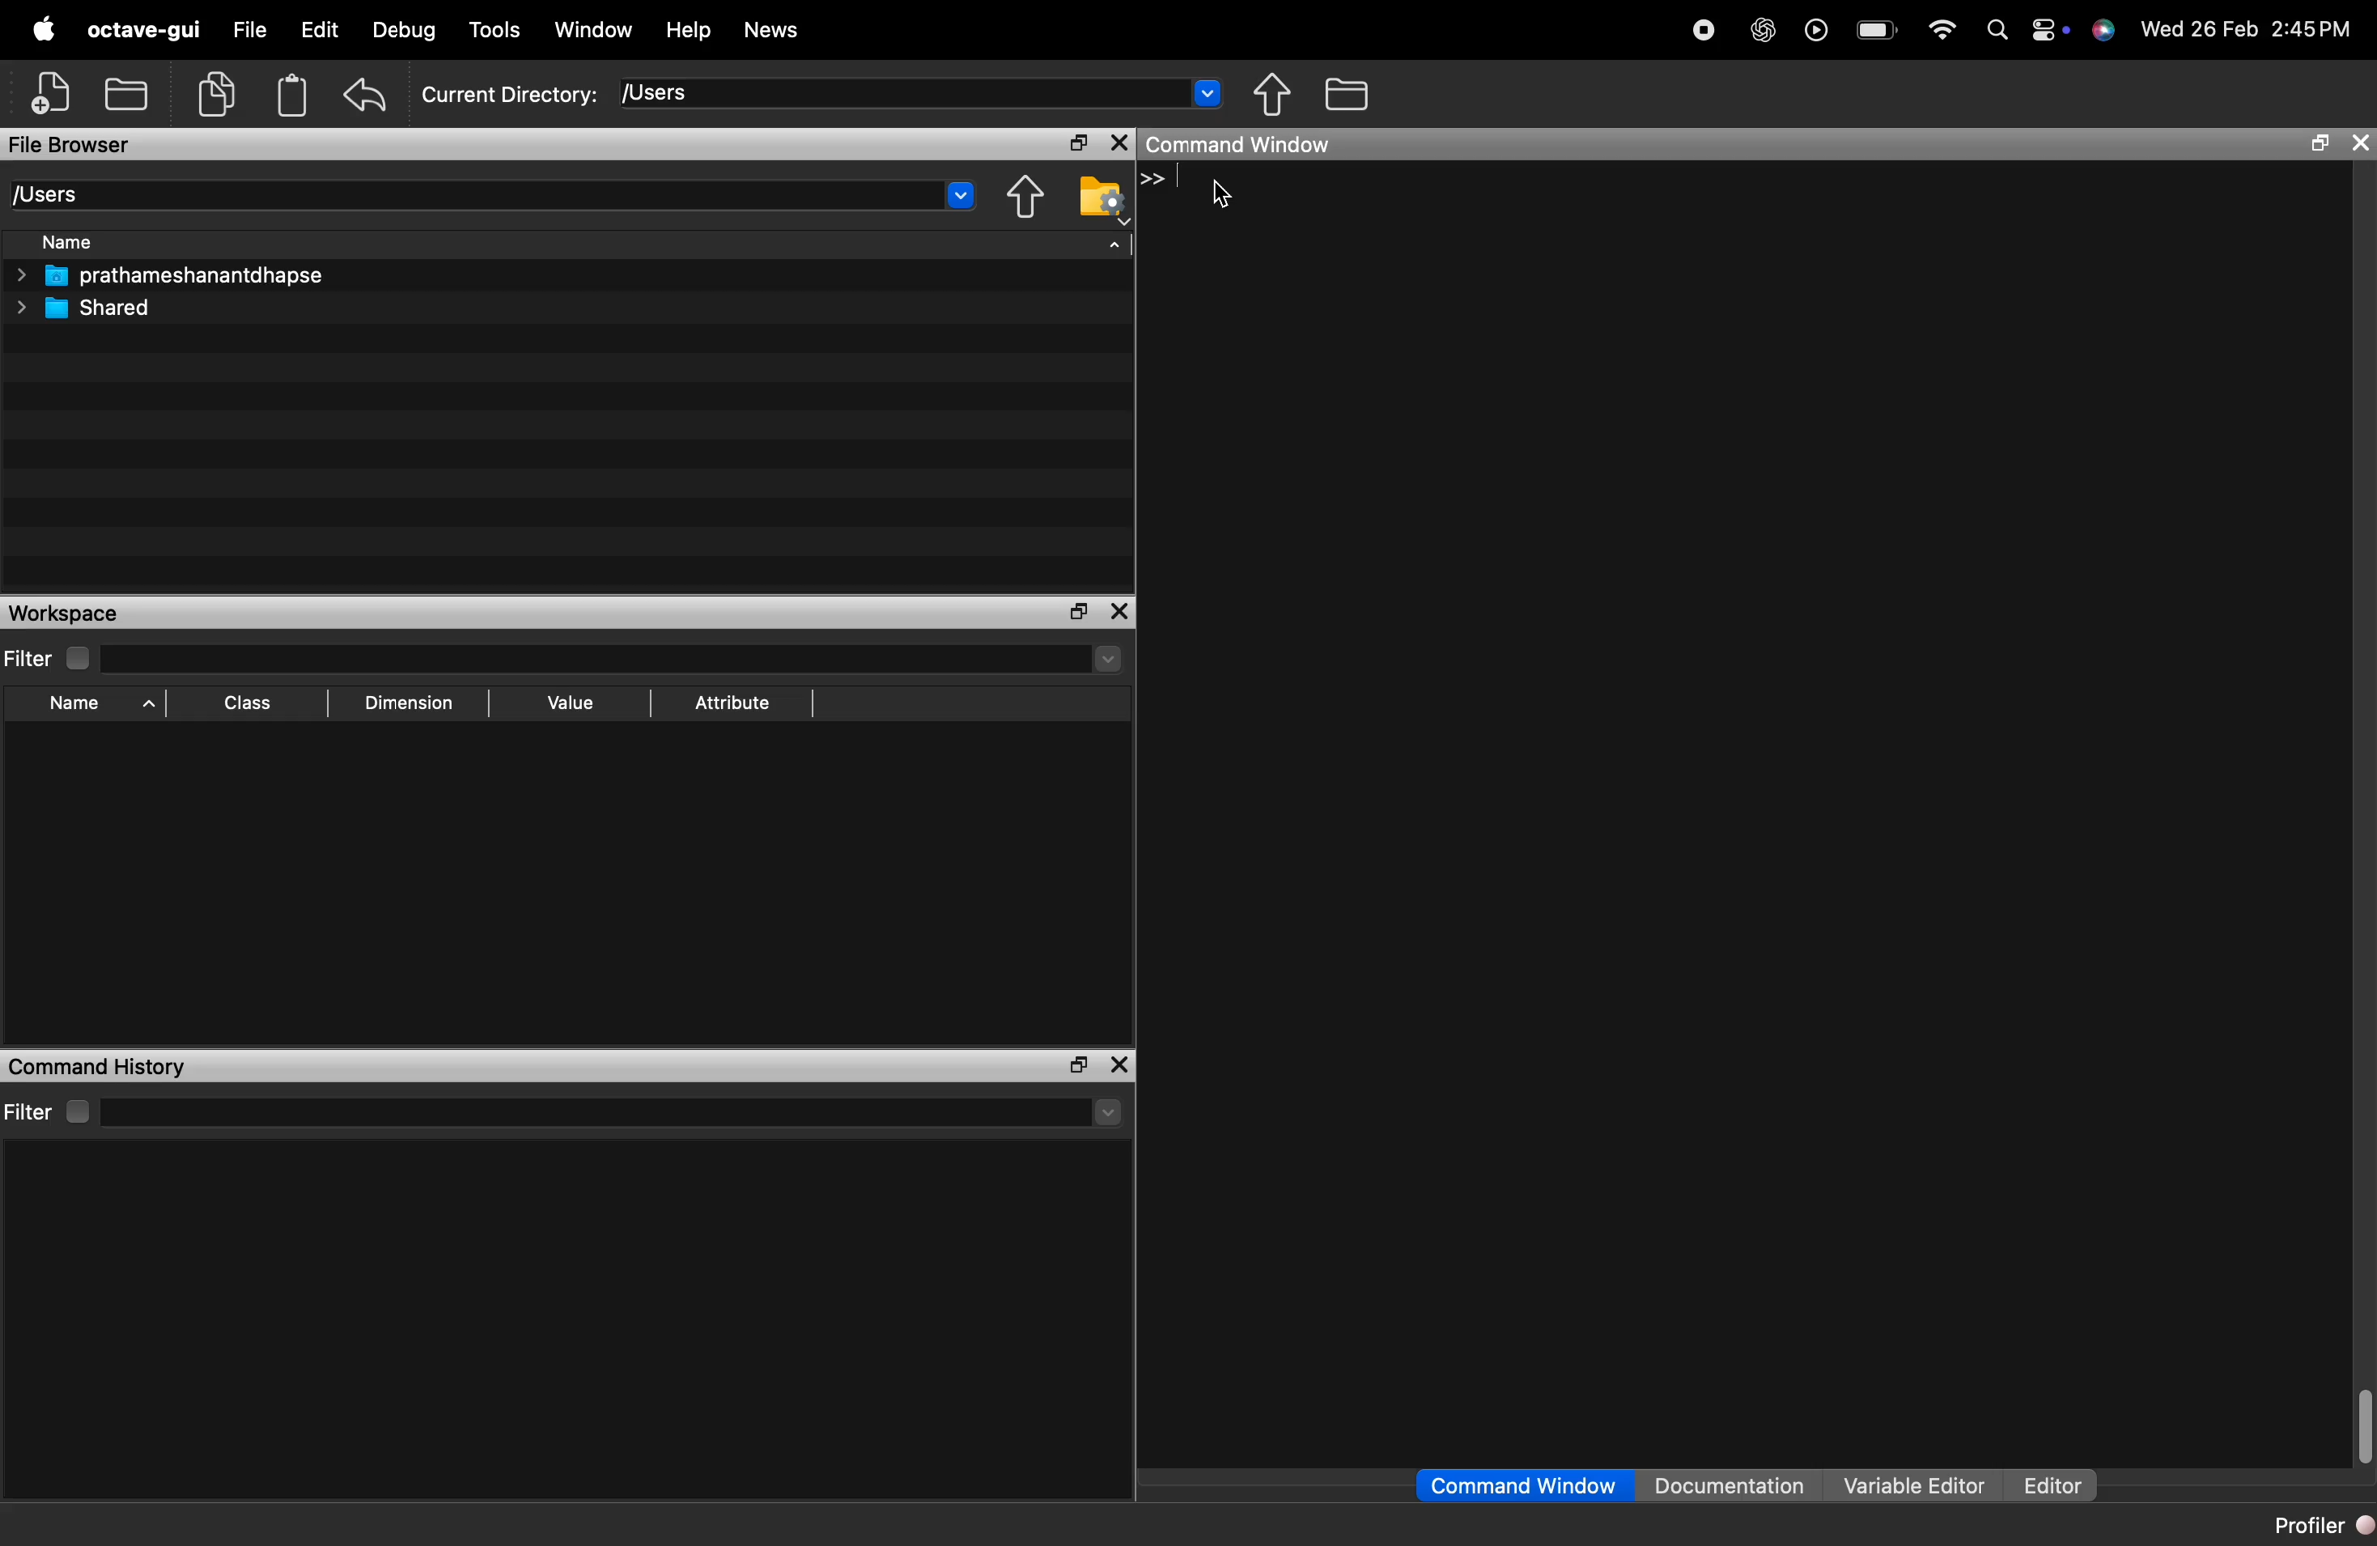 Image resolution: width=2377 pixels, height=1546 pixels. What do you see at coordinates (97, 142) in the screenshot?
I see `File Browser` at bounding box center [97, 142].